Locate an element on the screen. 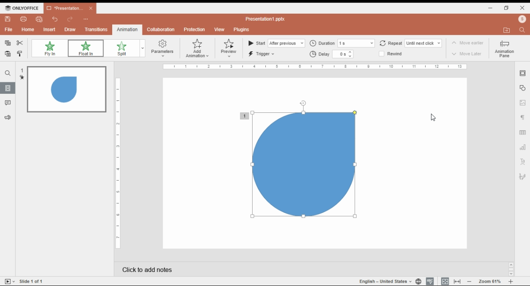 This screenshot has width=530, height=286. move later is located at coordinates (468, 55).